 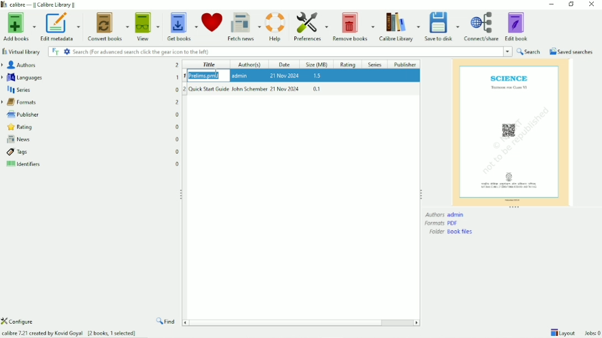 What do you see at coordinates (69, 332) in the screenshot?
I see `calibre 7.21 created by Kovid Goyal [2 books, 1 selected]` at bounding box center [69, 332].